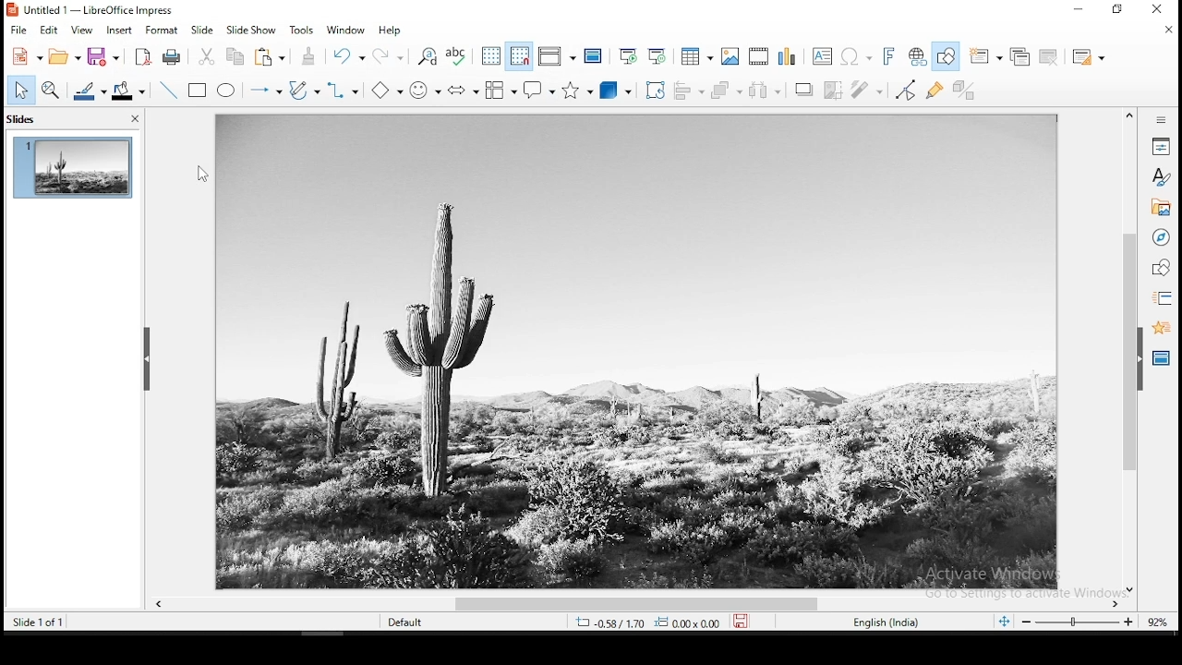 This screenshot has height=665, width=1182. What do you see at coordinates (615, 91) in the screenshot?
I see `3D objects` at bounding box center [615, 91].